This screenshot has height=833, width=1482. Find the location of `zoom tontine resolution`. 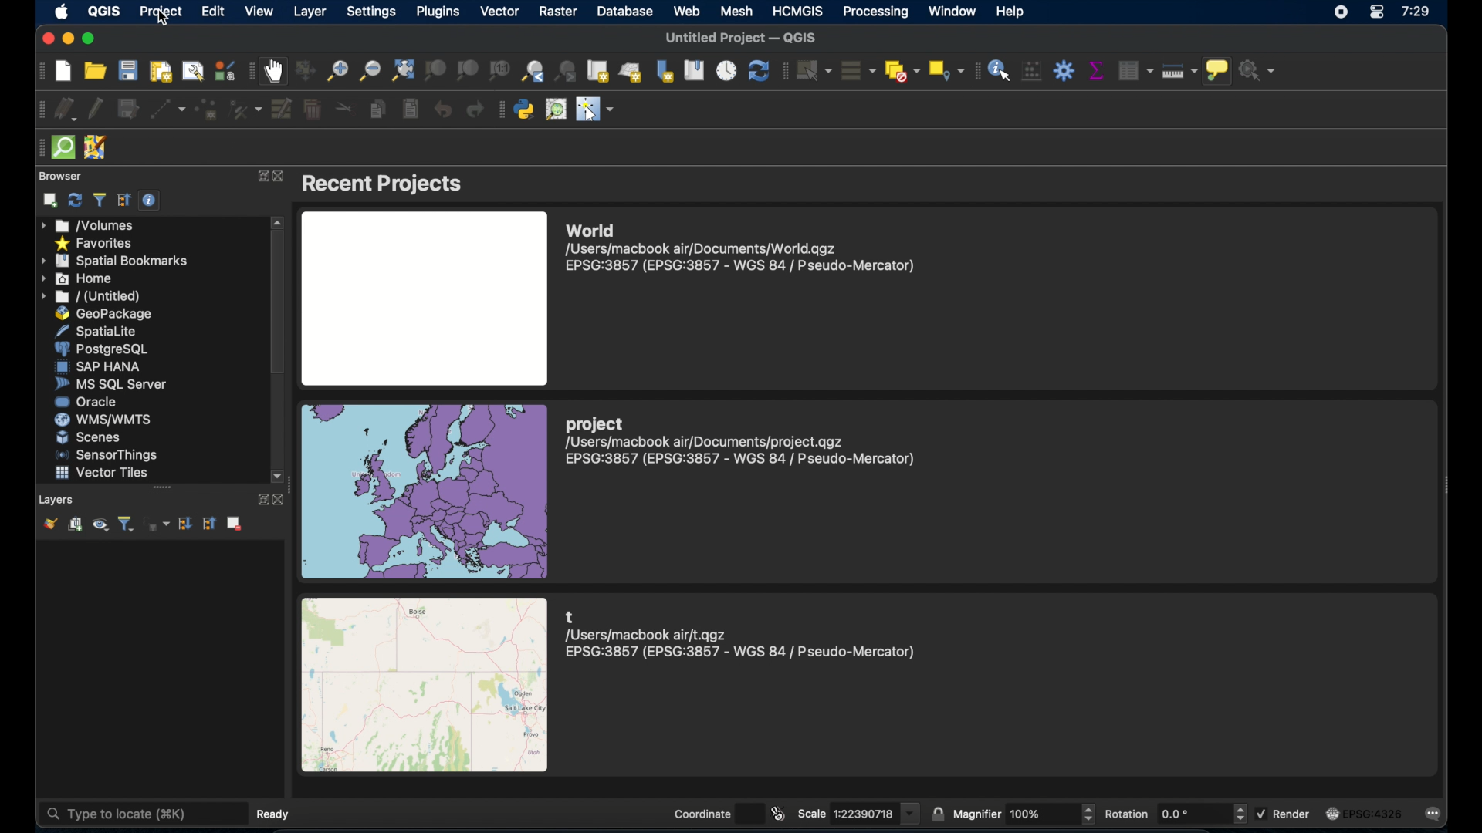

zoom tontine resolution is located at coordinates (499, 71).